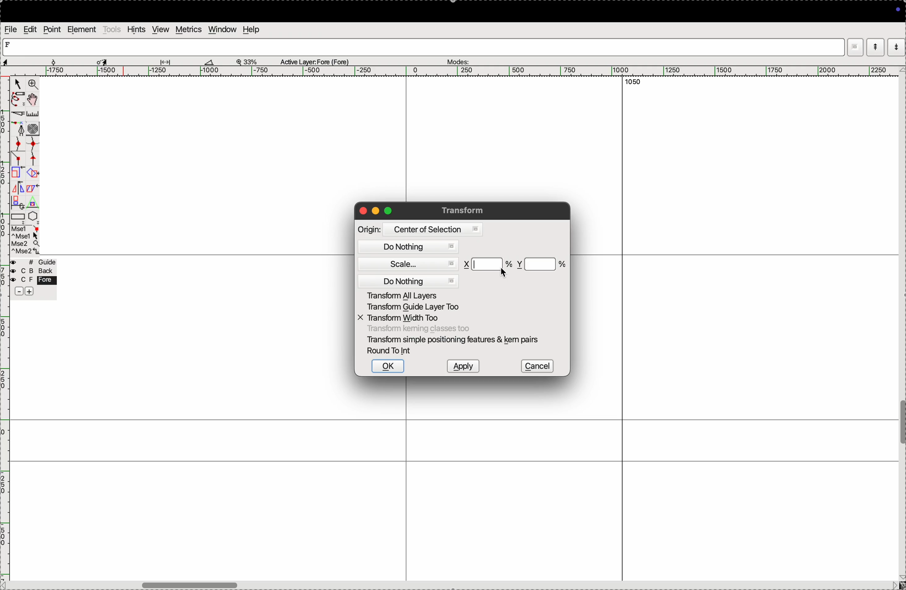  Describe the element at coordinates (32, 202) in the screenshot. I see `Triangle` at that location.